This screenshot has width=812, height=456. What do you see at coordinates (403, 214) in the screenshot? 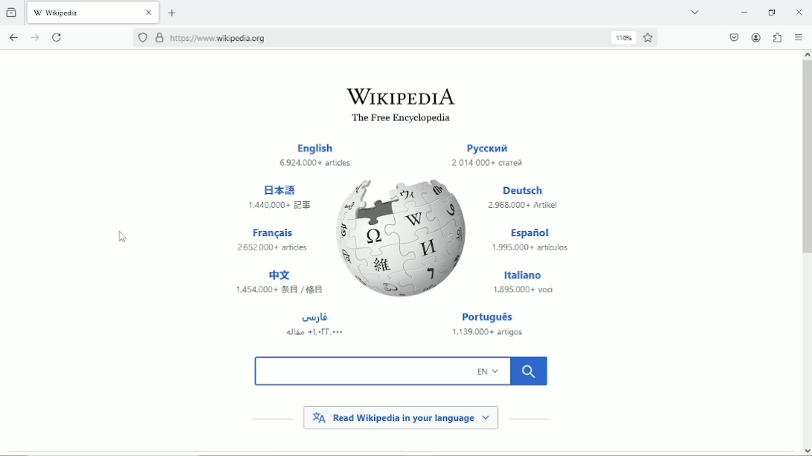
I see `wikipedia` at bounding box center [403, 214].